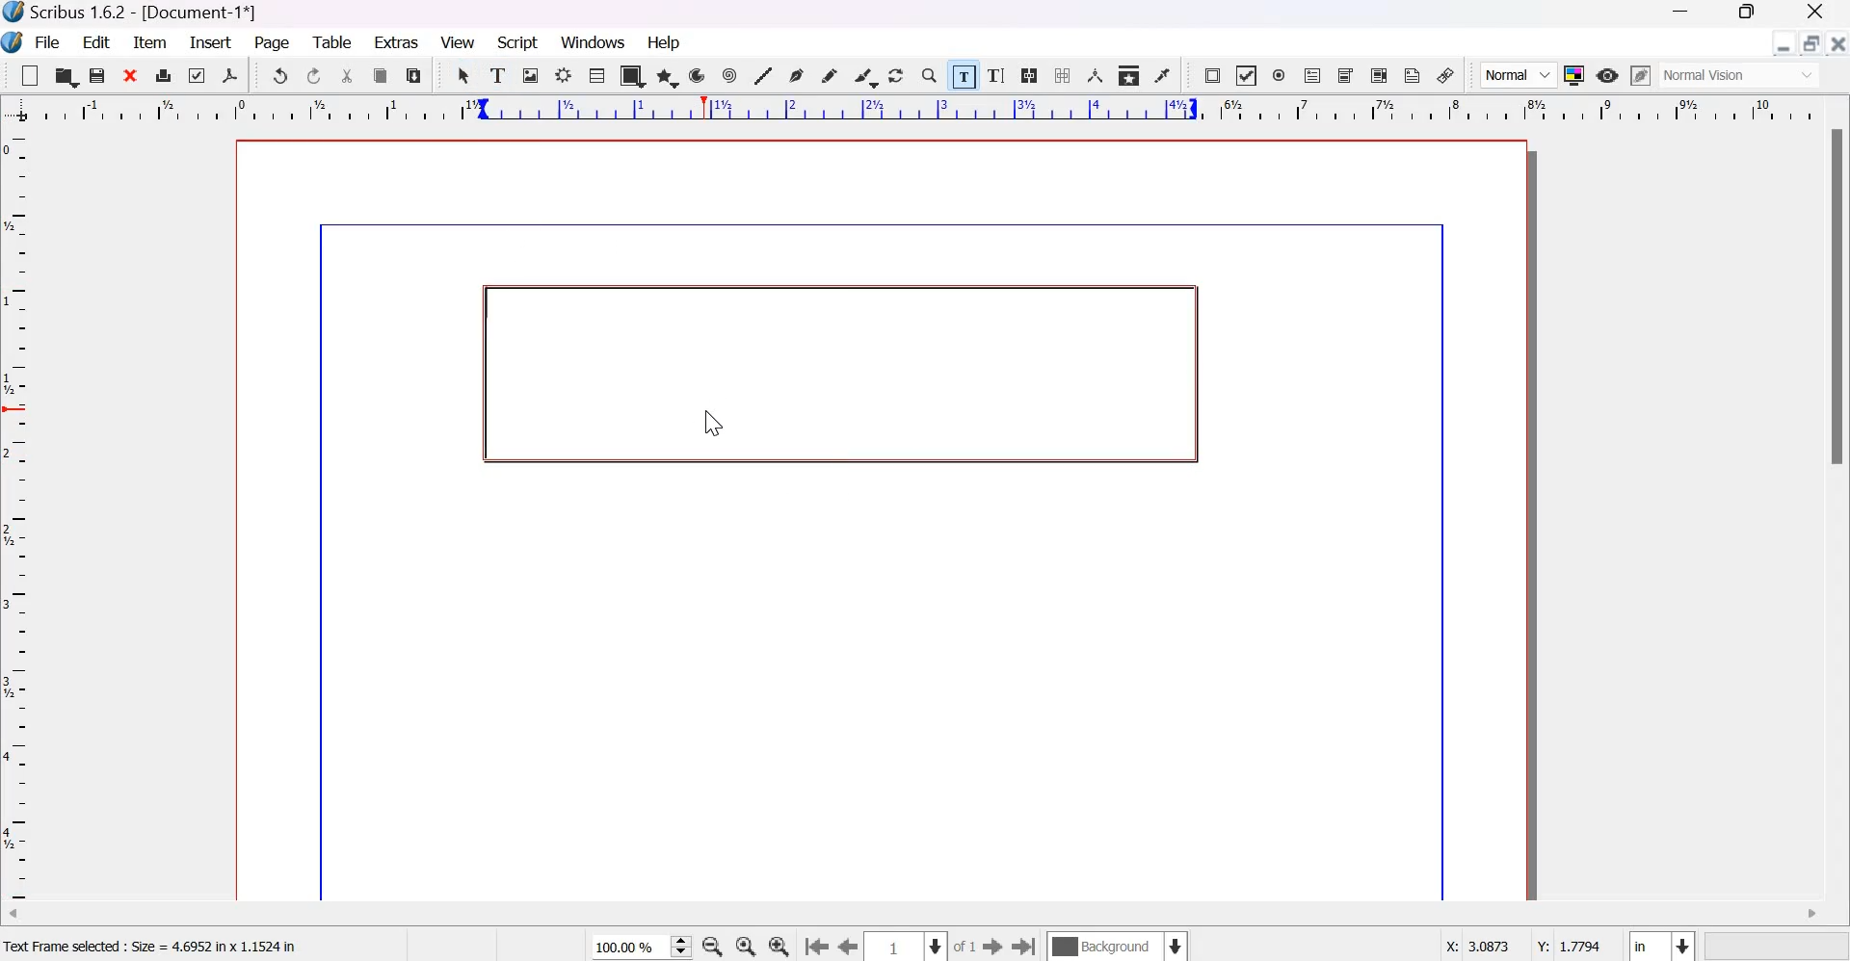 This screenshot has width=1850, height=961. Describe the element at coordinates (229, 75) in the screenshot. I see `save as pdf` at that location.